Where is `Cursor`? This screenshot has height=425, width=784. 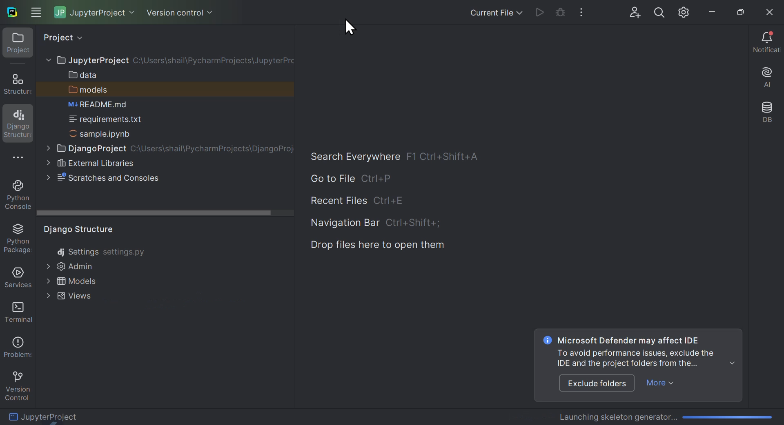 Cursor is located at coordinates (352, 27).